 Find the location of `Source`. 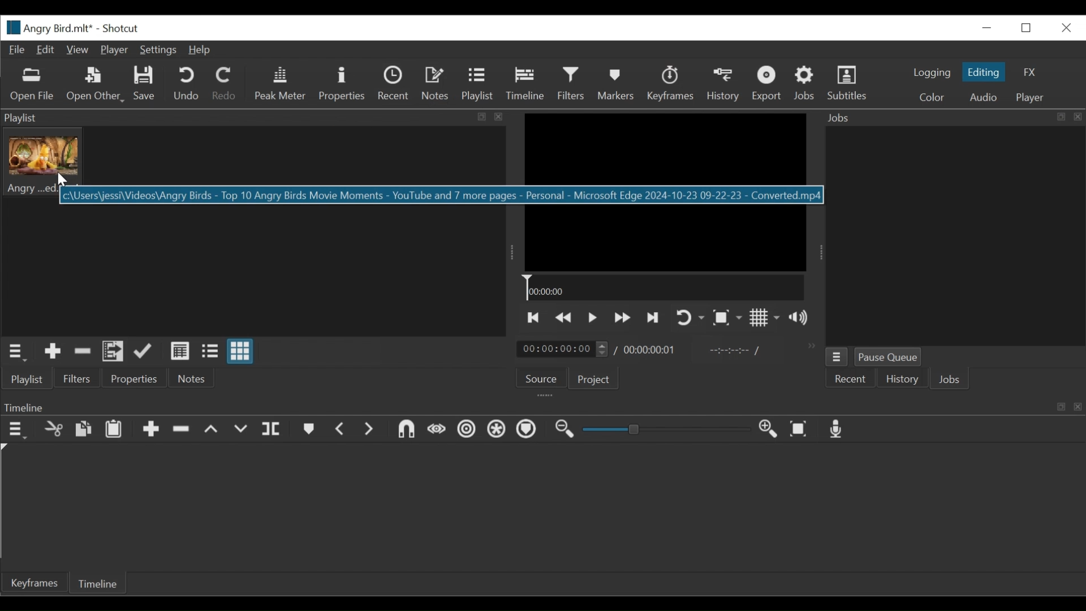

Source is located at coordinates (541, 378).